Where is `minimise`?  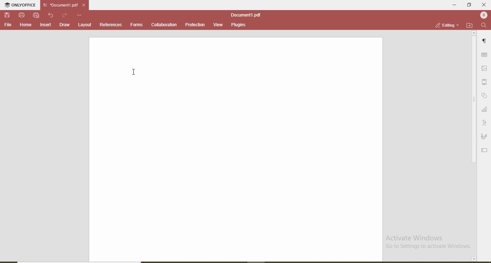
minimise is located at coordinates (452, 4).